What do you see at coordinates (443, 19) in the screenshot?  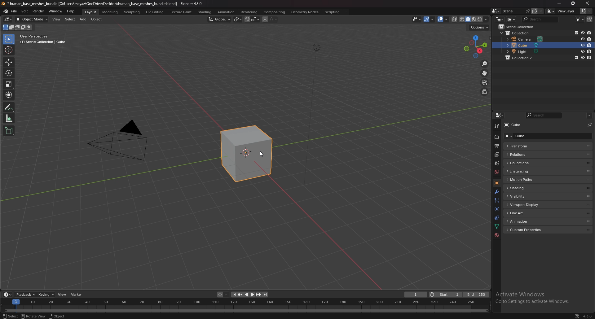 I see `show overlays` at bounding box center [443, 19].